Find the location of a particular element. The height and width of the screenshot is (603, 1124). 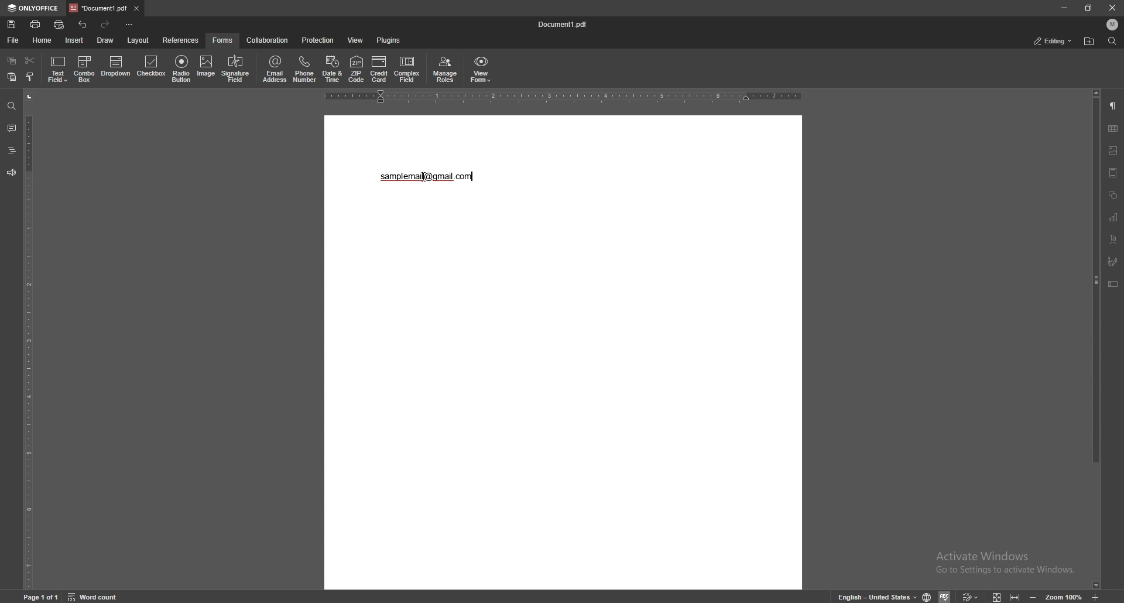

cut is located at coordinates (30, 60).